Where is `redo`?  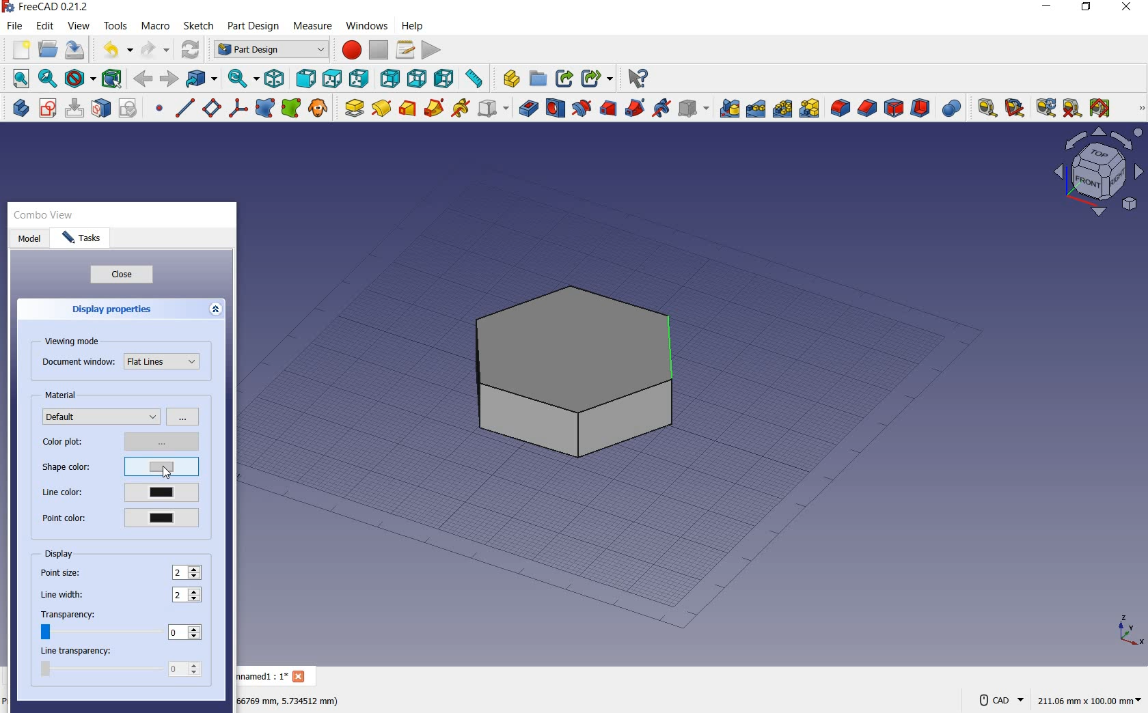
redo is located at coordinates (155, 49).